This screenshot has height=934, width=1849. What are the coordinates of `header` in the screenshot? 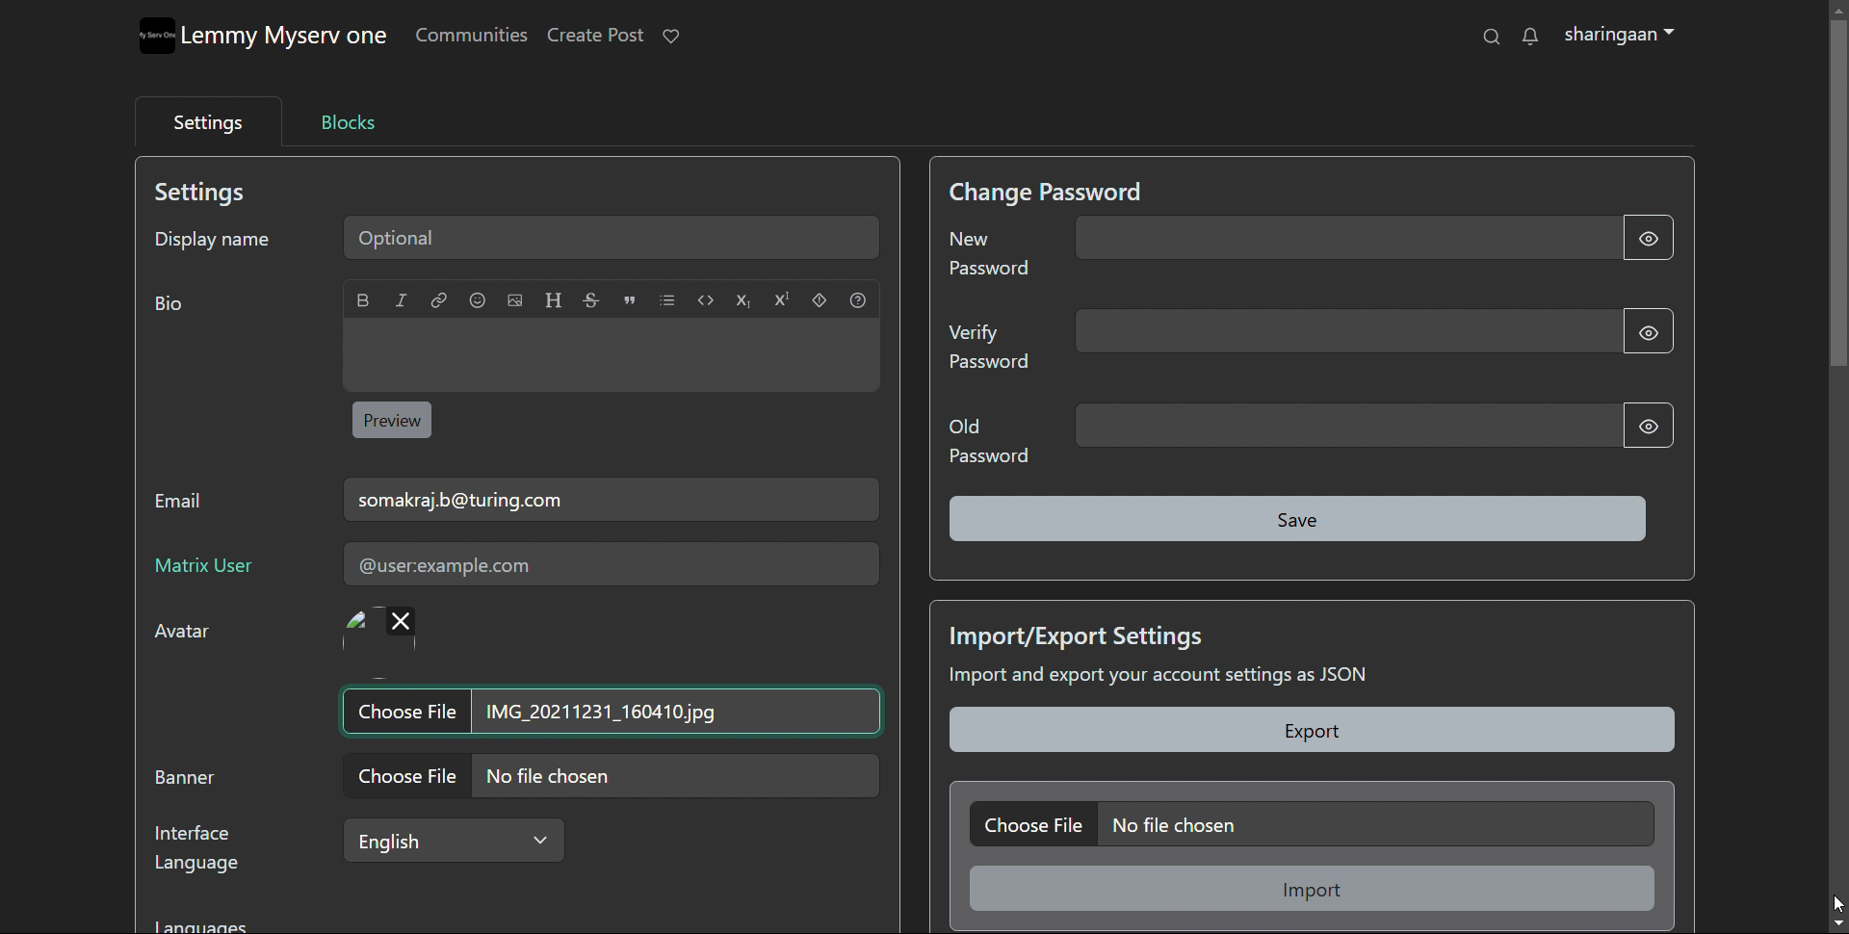 It's located at (554, 300).